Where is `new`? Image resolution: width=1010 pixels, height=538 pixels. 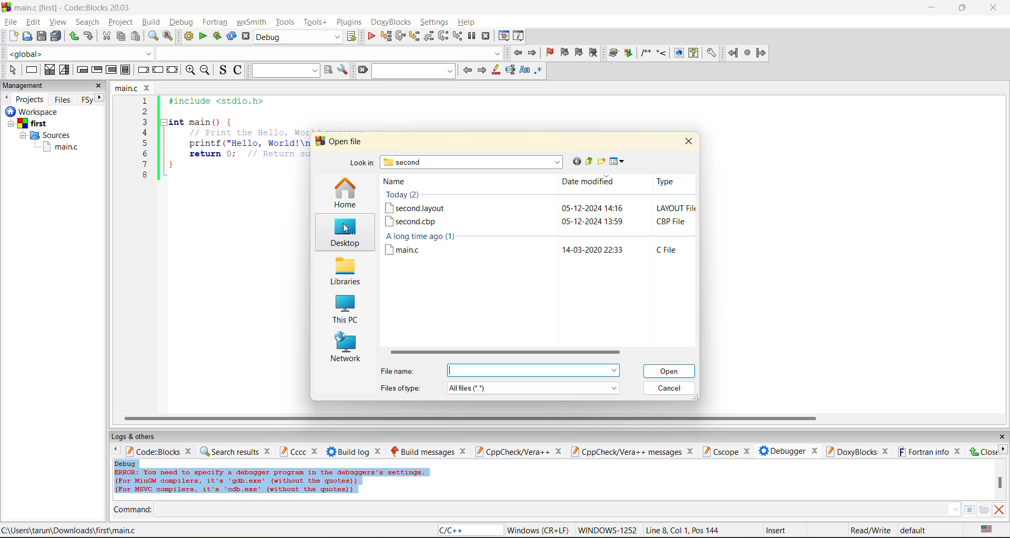 new is located at coordinates (14, 36).